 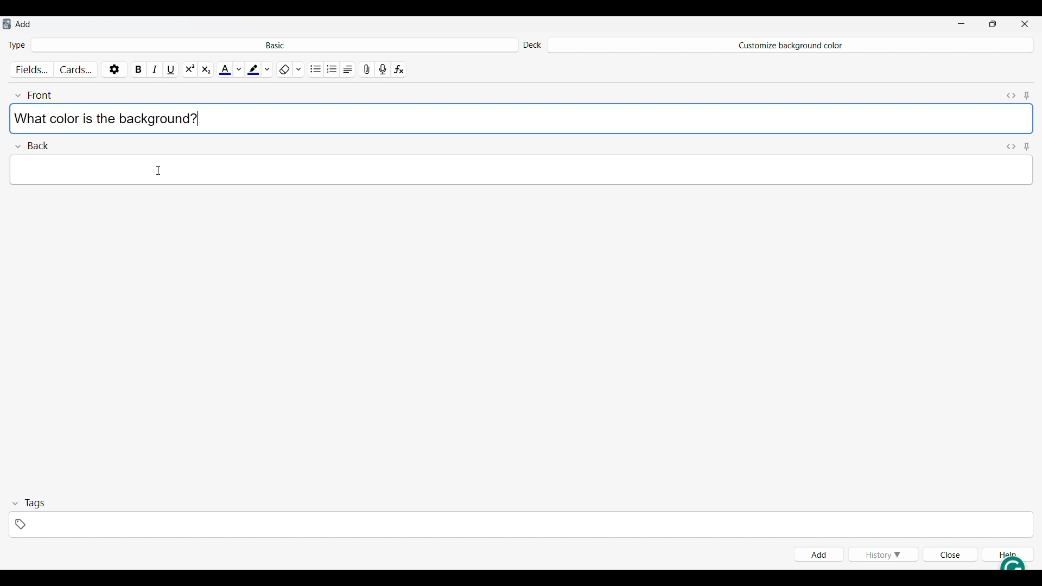 I want to click on Text color options, so click(x=238, y=68).